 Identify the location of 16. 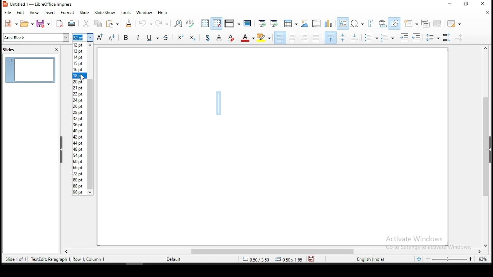
(79, 70).